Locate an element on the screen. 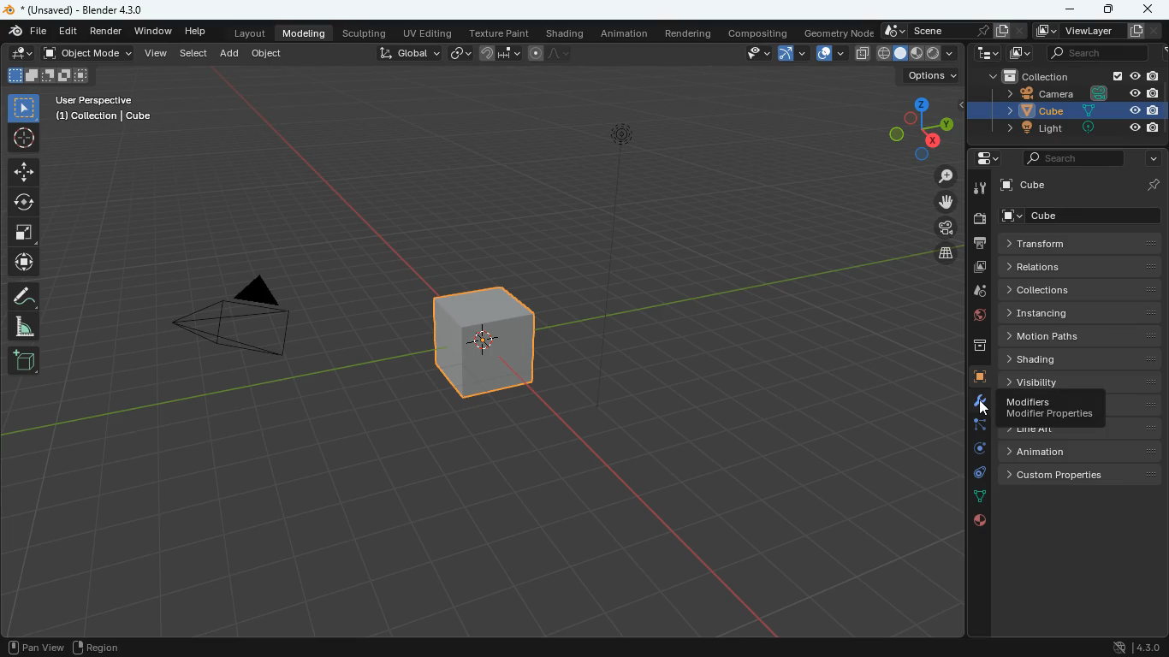 This screenshot has height=657, width=1169. maximize is located at coordinates (1107, 8).